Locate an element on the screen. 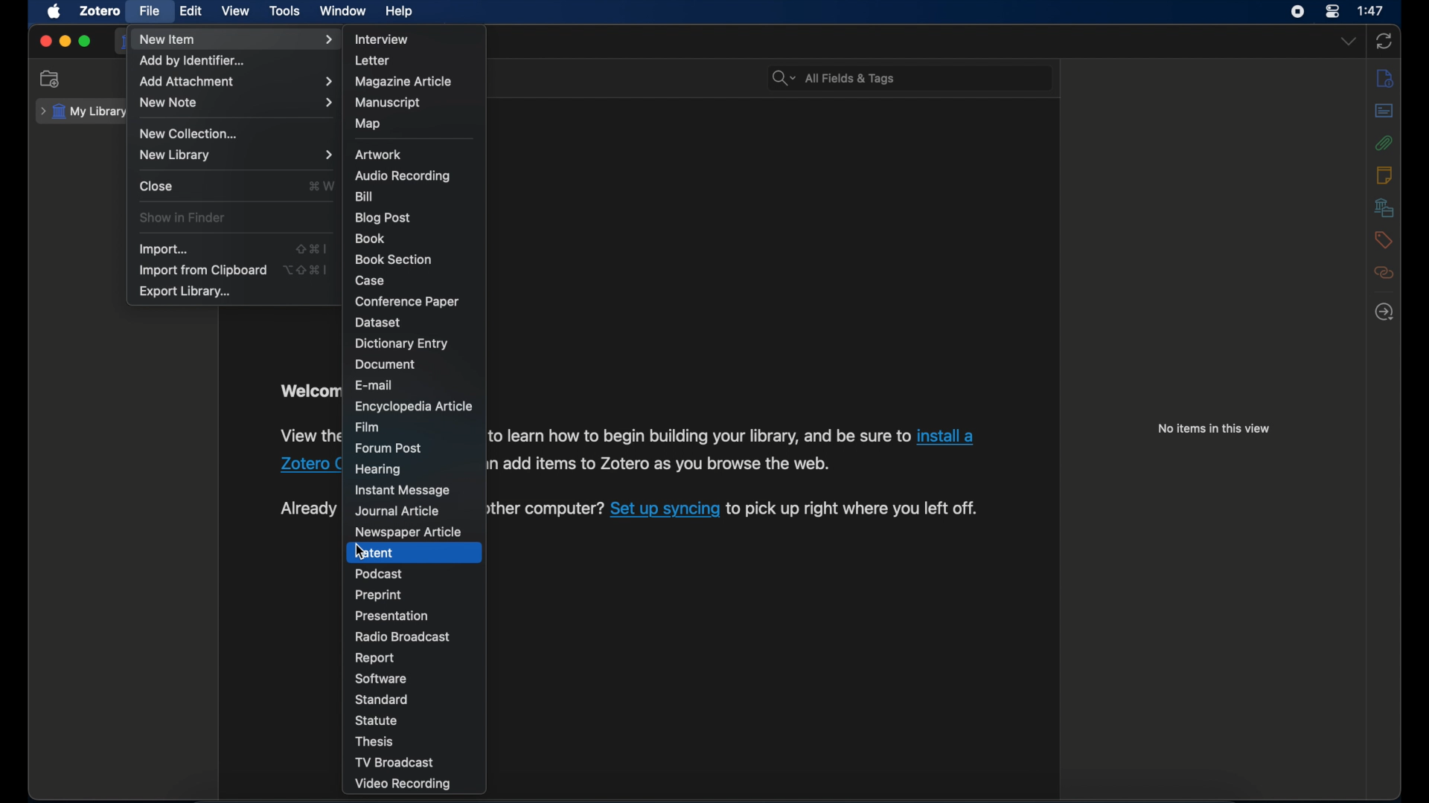 This screenshot has height=803, width=1429. document is located at coordinates (388, 365).